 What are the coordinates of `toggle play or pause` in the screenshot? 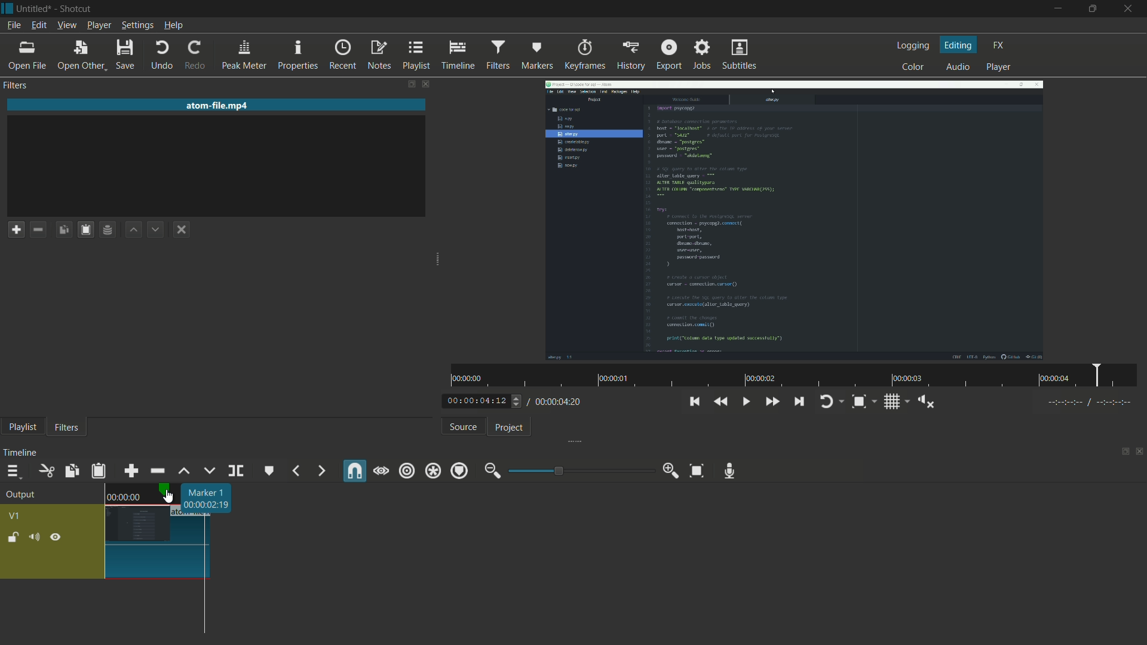 It's located at (745, 403).